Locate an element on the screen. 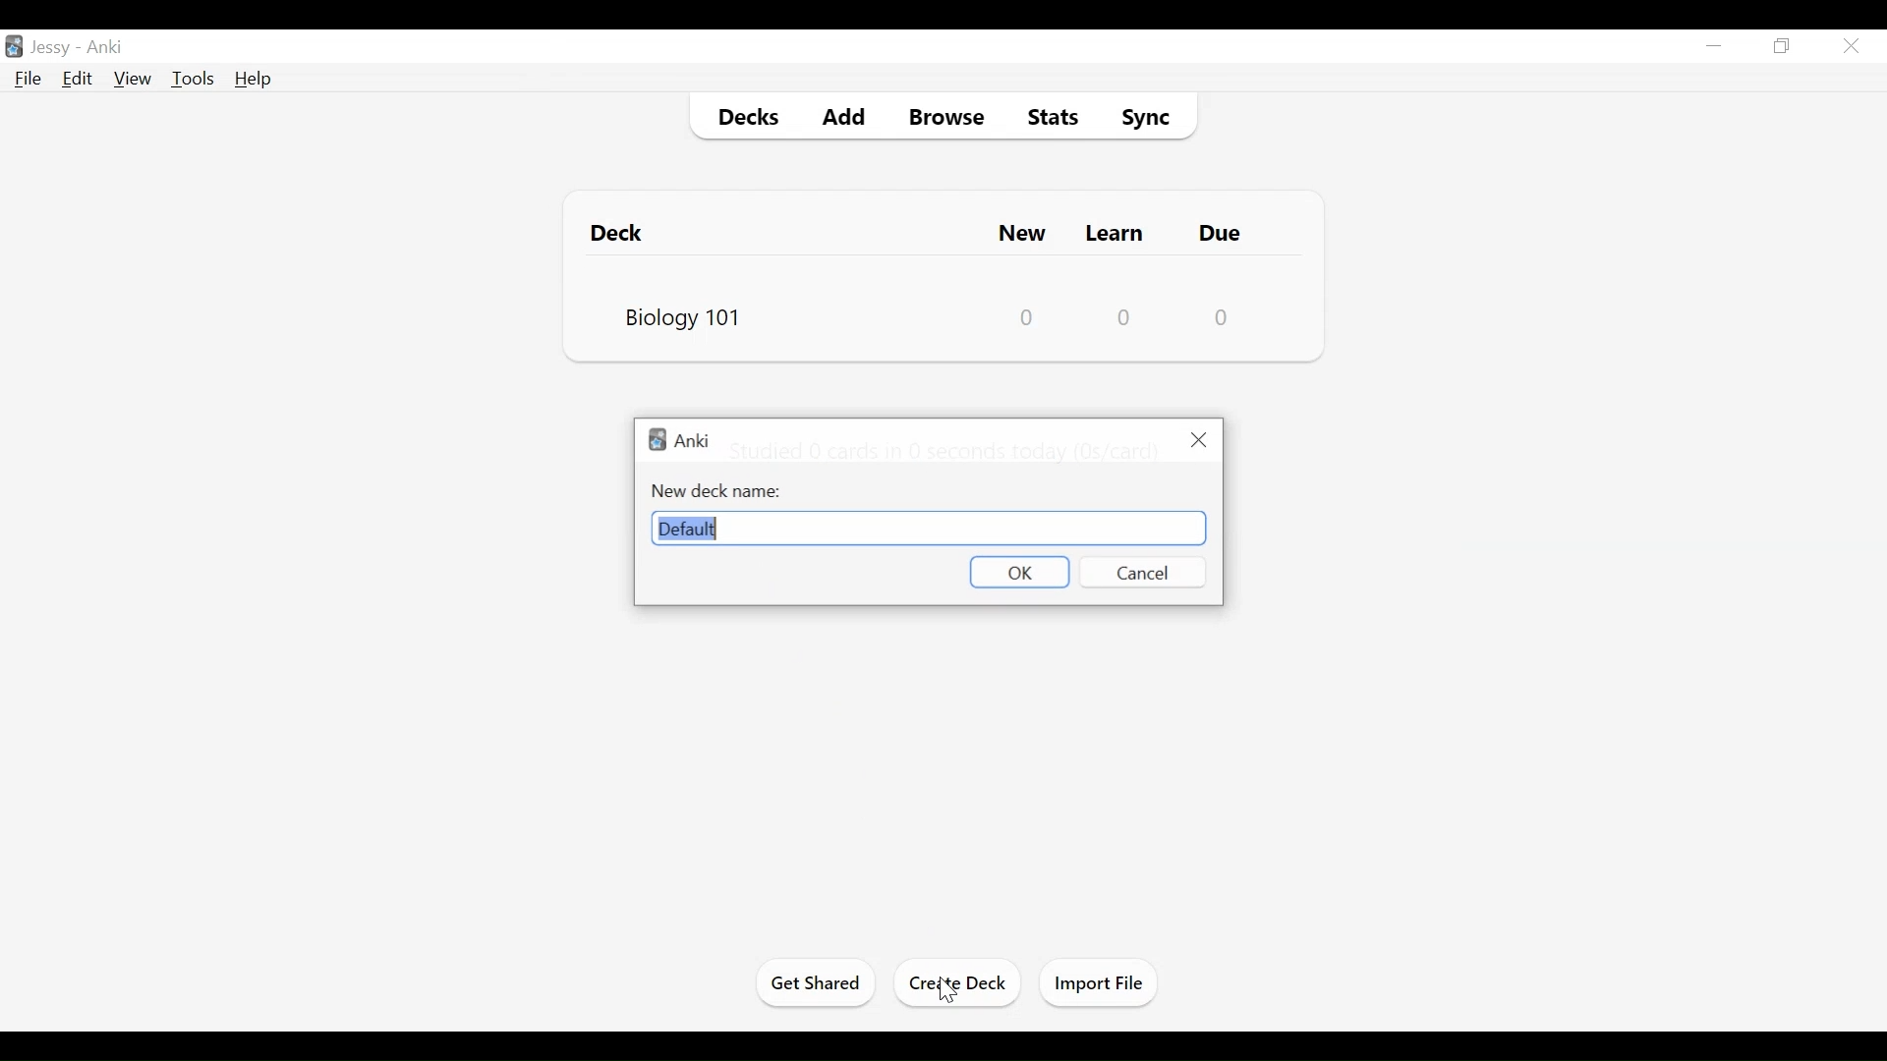 This screenshot has height=1061, width=1887. Add is located at coordinates (842, 114).